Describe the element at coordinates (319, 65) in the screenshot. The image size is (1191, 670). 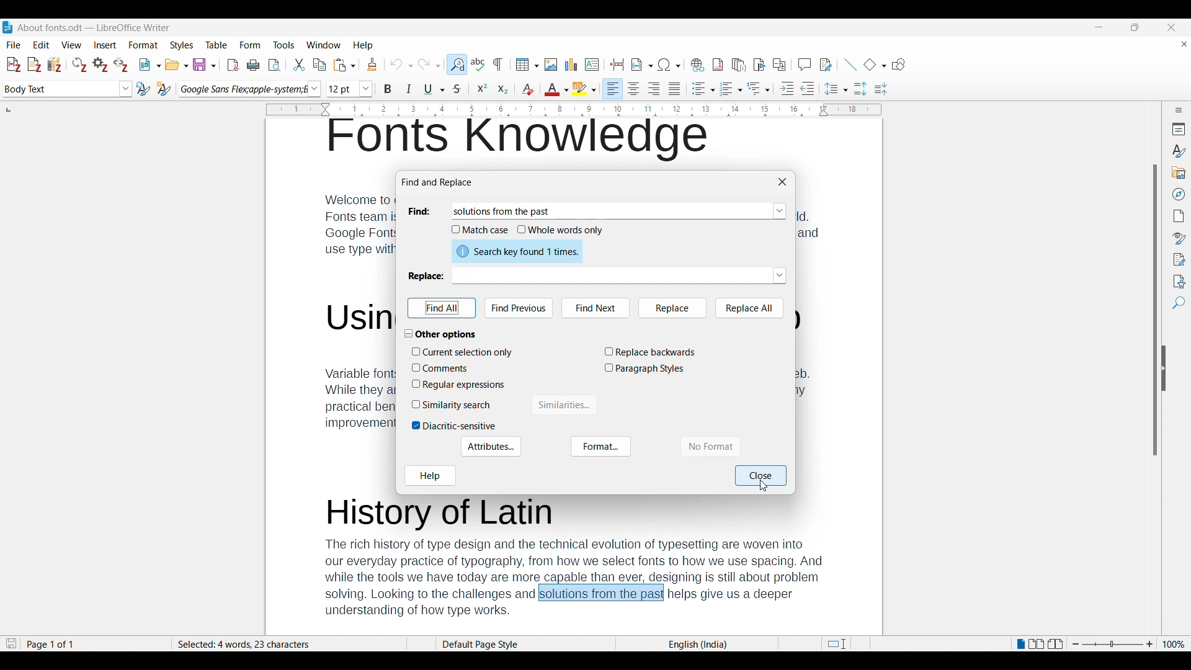
I see `Copy` at that location.